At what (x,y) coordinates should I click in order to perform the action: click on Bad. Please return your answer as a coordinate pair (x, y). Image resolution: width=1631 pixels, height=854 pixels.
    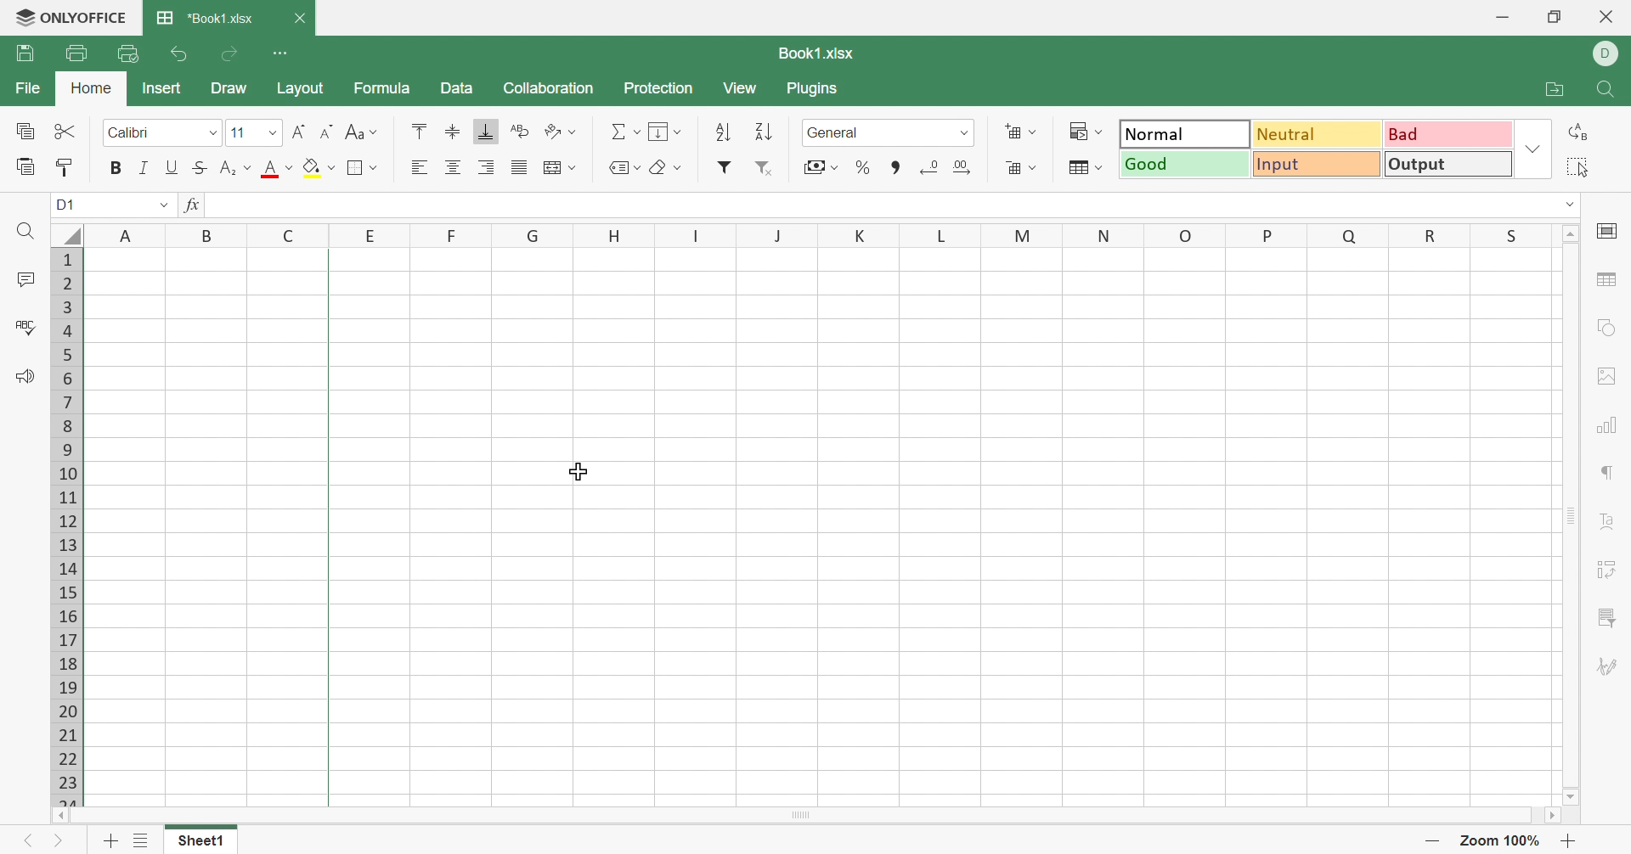
    Looking at the image, I should click on (1452, 135).